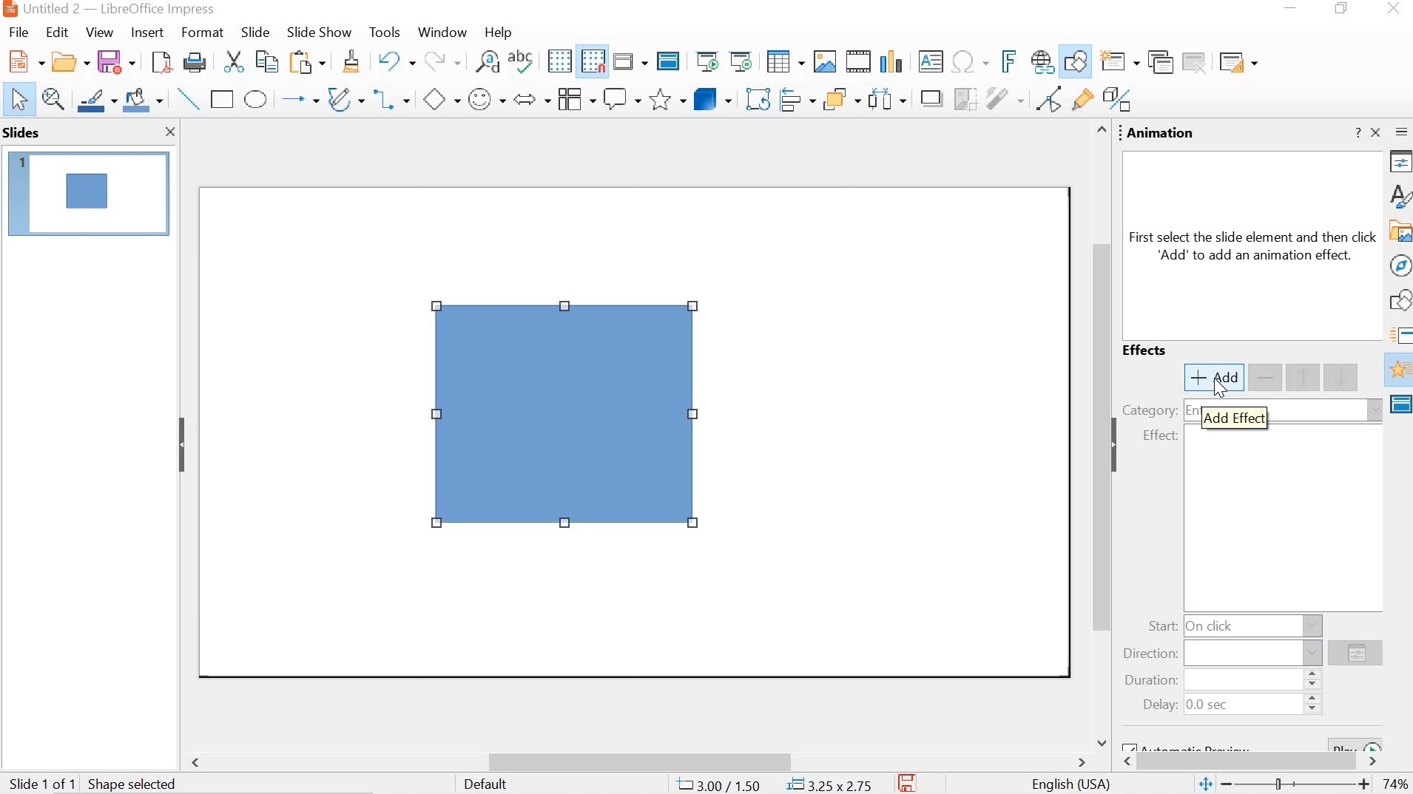  Describe the element at coordinates (665, 101) in the screenshot. I see `stars and banners` at that location.